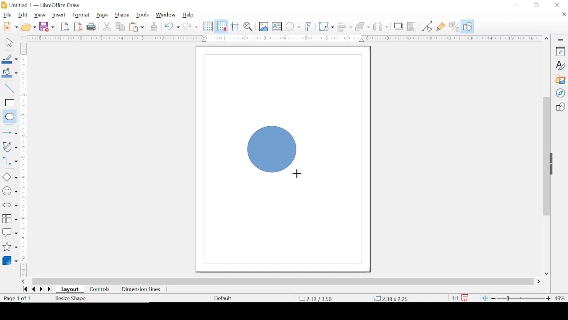 The width and height of the screenshot is (568, 320). I want to click on arrange, so click(362, 26).